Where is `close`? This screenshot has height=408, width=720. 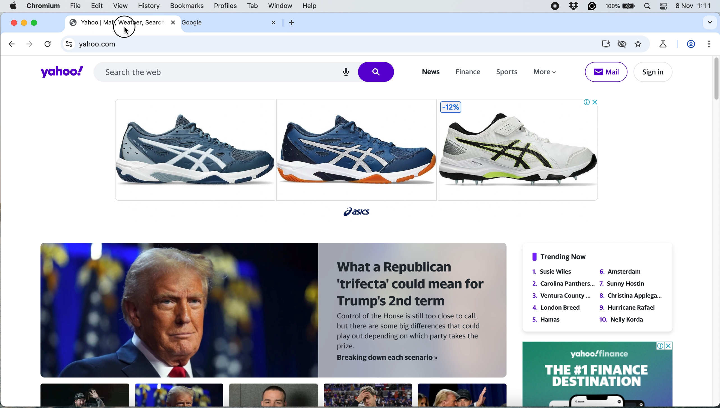 close is located at coordinates (274, 22).